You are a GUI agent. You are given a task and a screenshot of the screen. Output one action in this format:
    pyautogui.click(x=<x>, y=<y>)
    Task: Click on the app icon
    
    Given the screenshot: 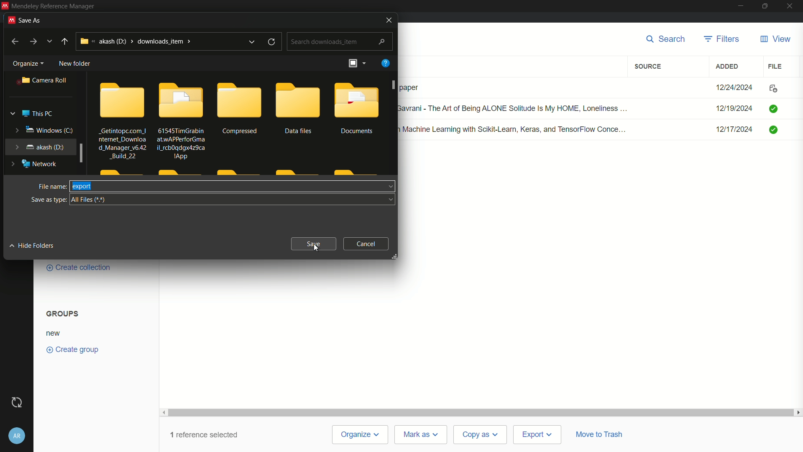 What is the action you would take?
    pyautogui.click(x=10, y=21)
    